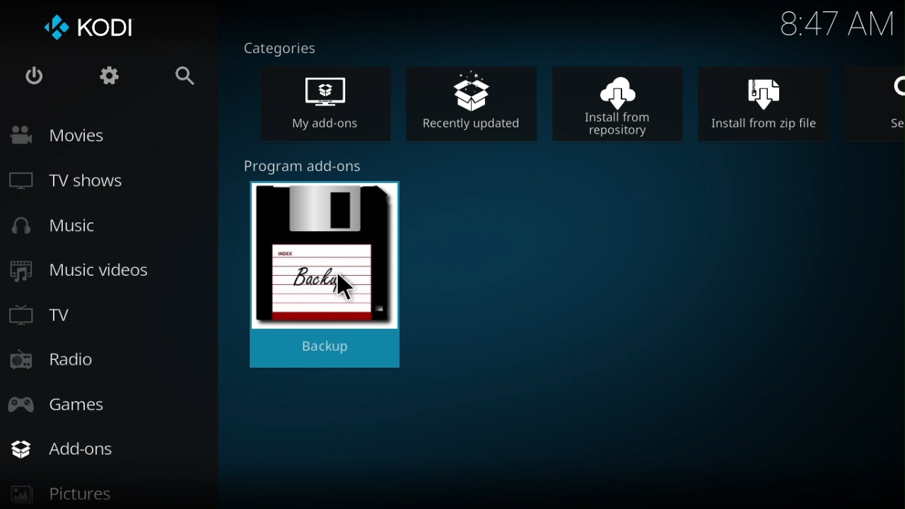 This screenshot has width=905, height=509. Describe the element at coordinates (50, 312) in the screenshot. I see `TV` at that location.